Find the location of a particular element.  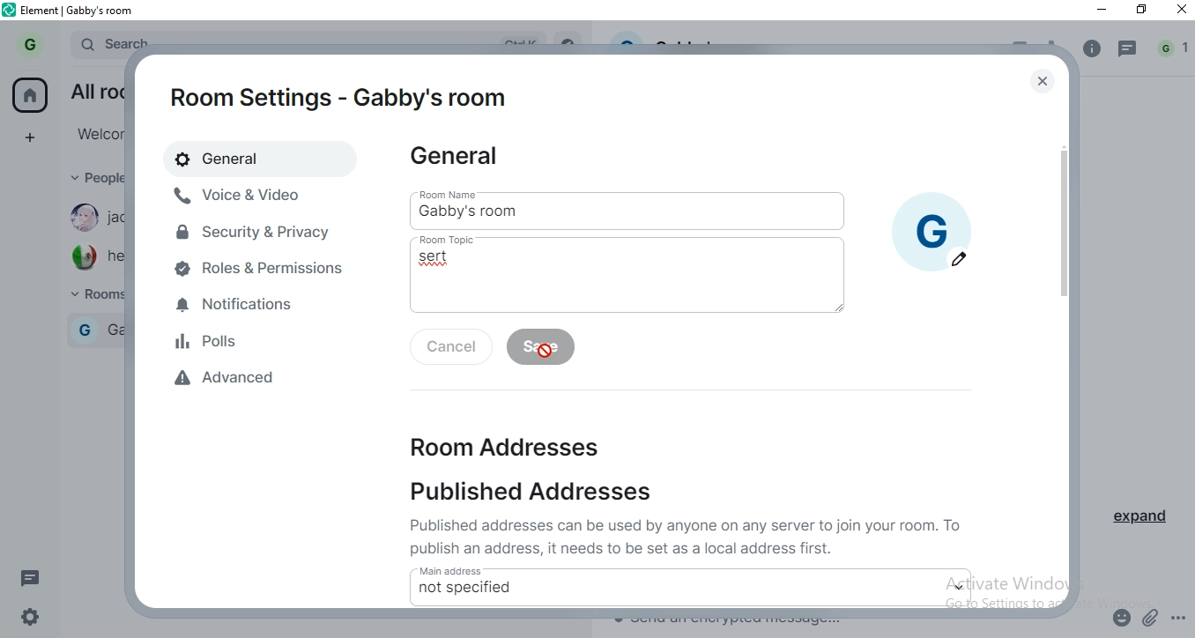

 is located at coordinates (1181, 614).